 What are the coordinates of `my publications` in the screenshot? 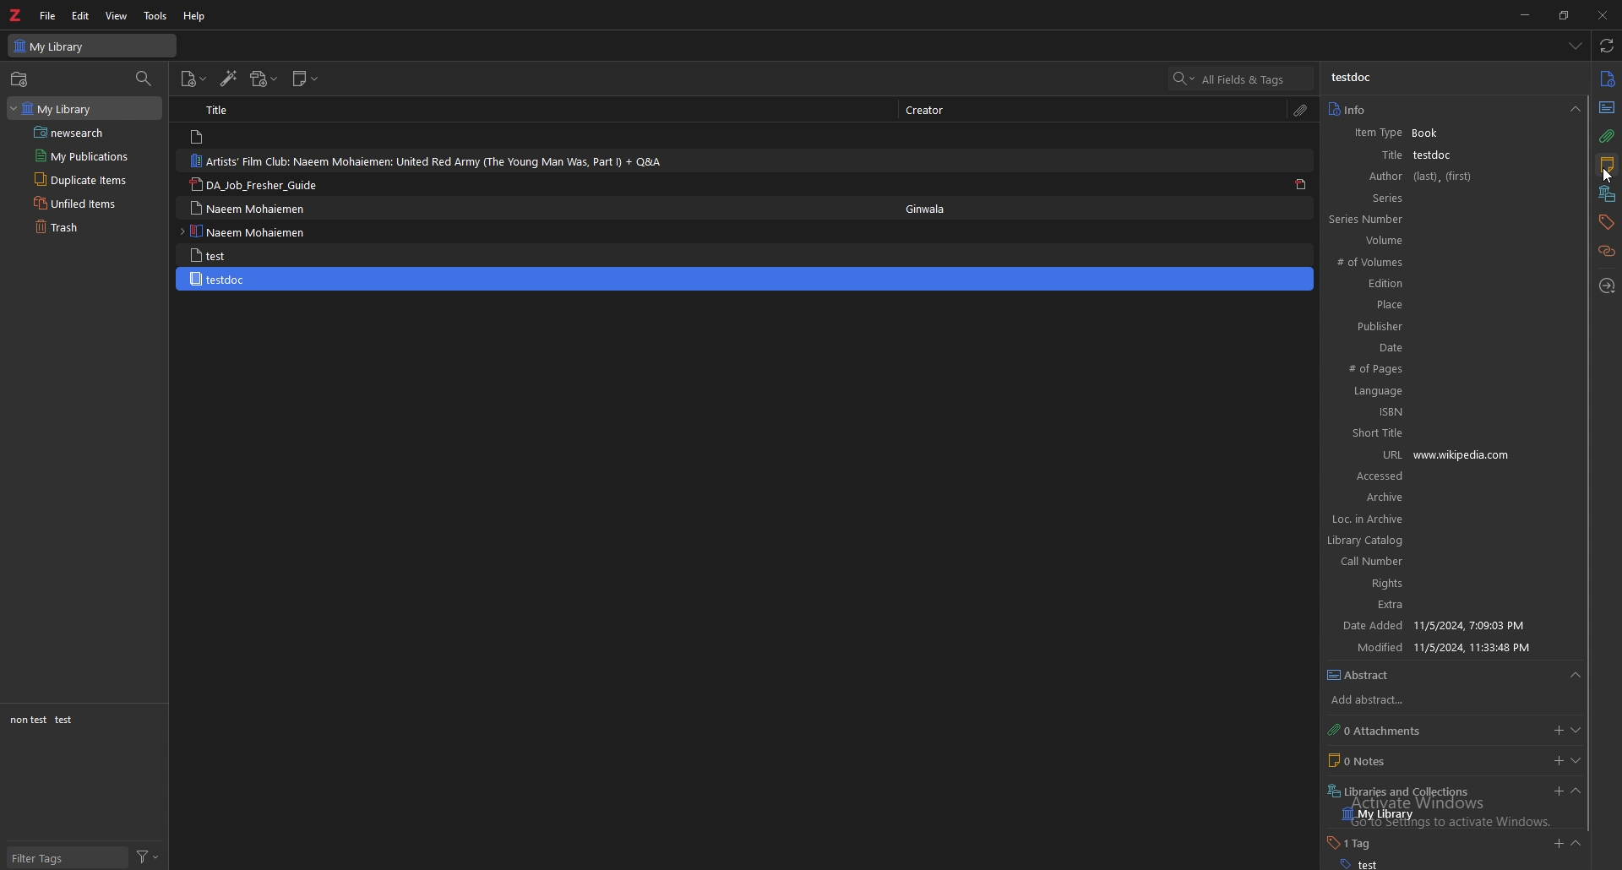 It's located at (89, 155).